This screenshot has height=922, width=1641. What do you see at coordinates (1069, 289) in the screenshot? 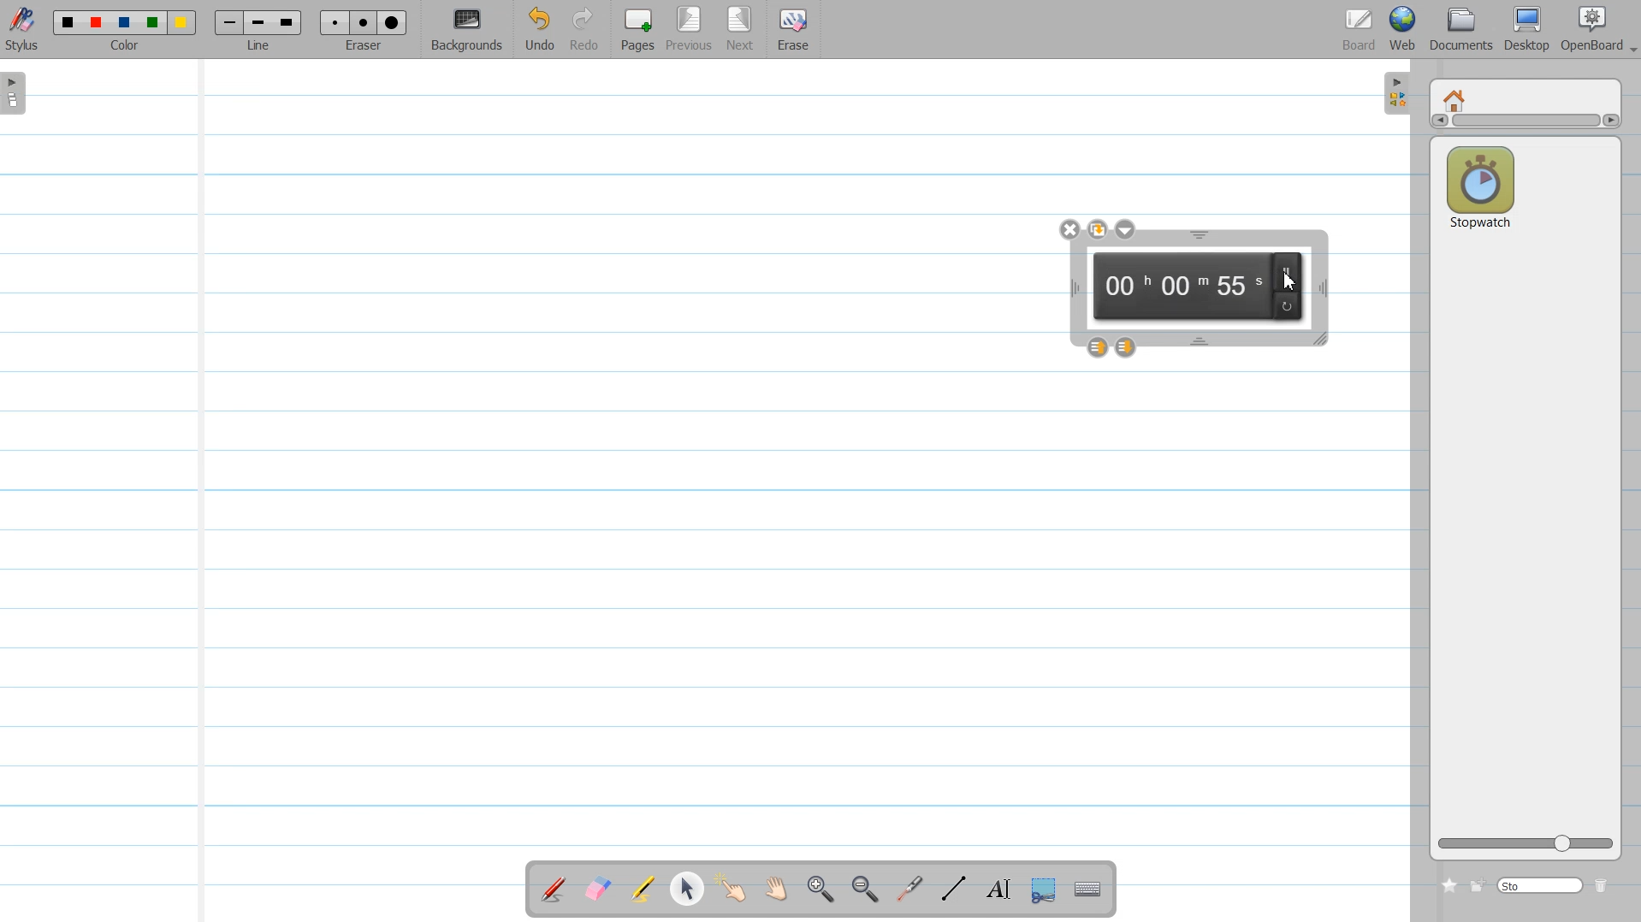
I see `Time window width adjustment` at bounding box center [1069, 289].